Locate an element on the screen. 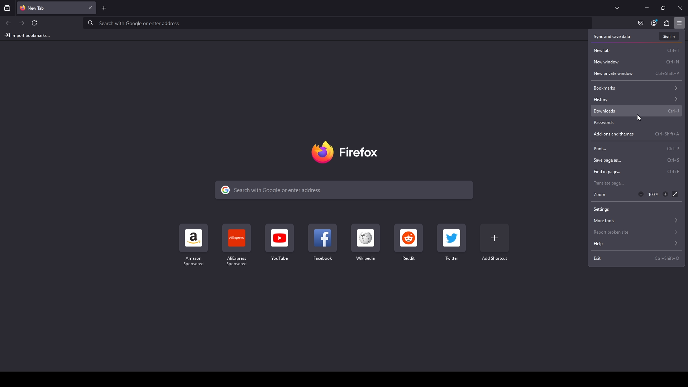 The height and width of the screenshot is (387, 688). Downloads is located at coordinates (637, 111).